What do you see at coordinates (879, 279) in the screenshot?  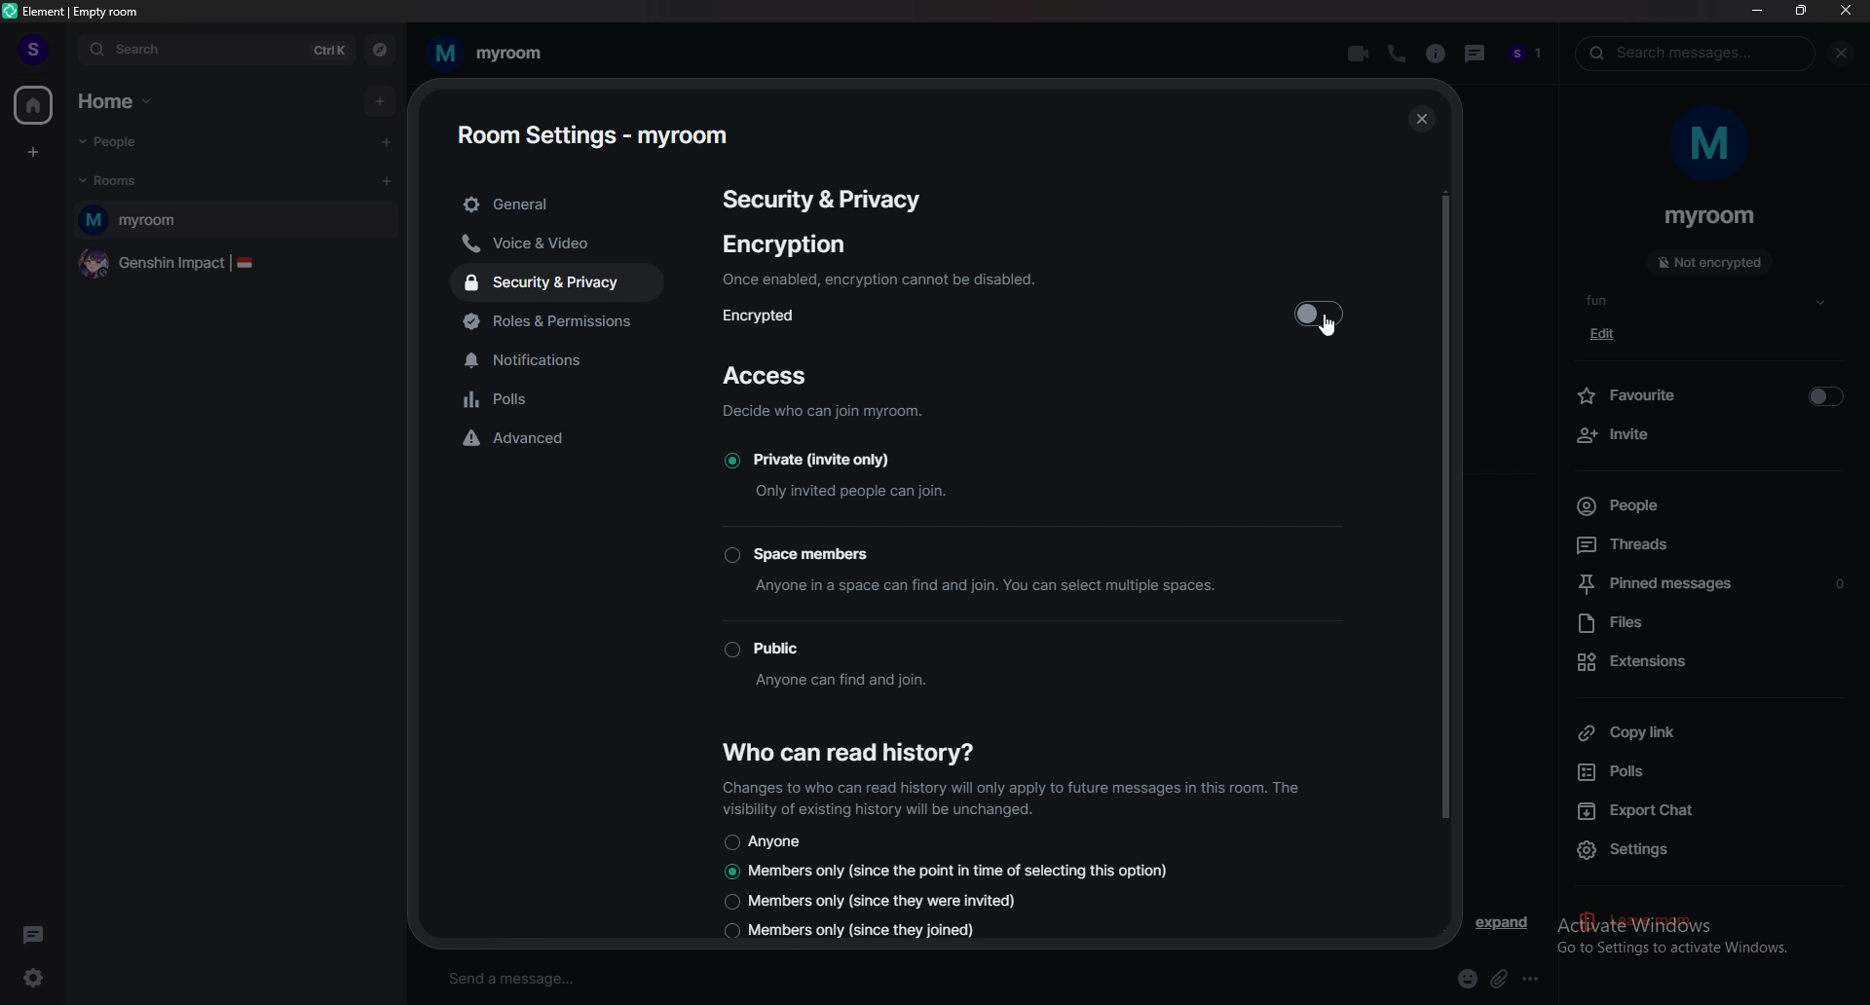 I see `Once enabled, encryption cannot be disabled.` at bounding box center [879, 279].